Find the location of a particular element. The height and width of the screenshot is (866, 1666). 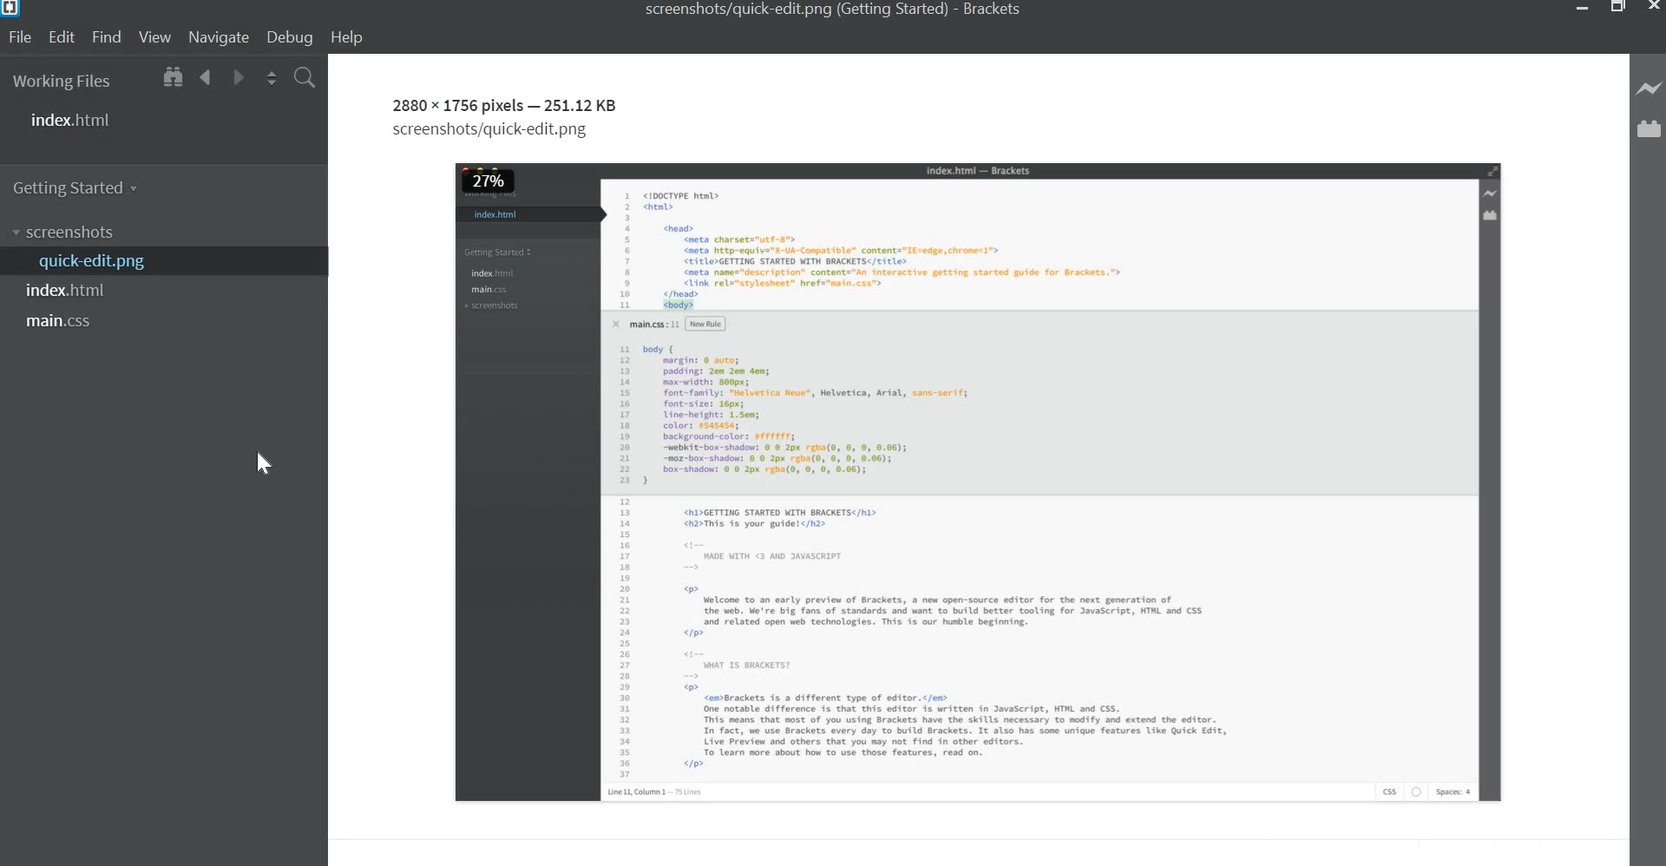

Find is located at coordinates (106, 37).